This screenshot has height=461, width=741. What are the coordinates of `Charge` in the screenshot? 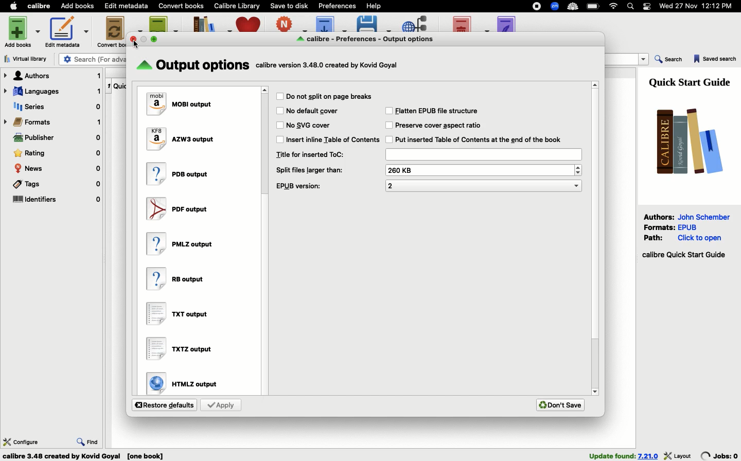 It's located at (594, 7).